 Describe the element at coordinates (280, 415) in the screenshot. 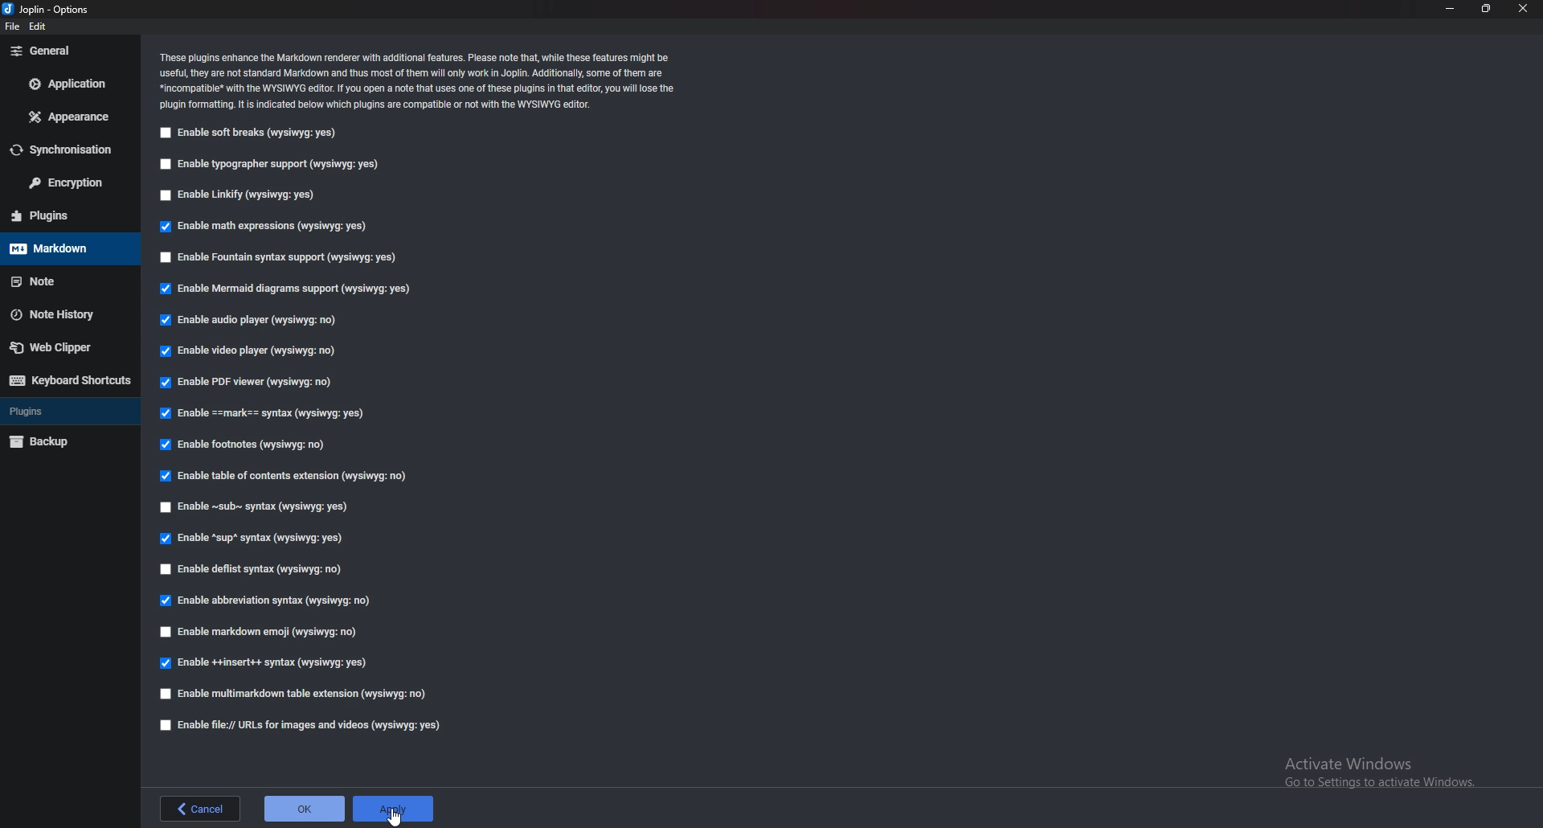

I see `Enable Mark Syntax` at that location.